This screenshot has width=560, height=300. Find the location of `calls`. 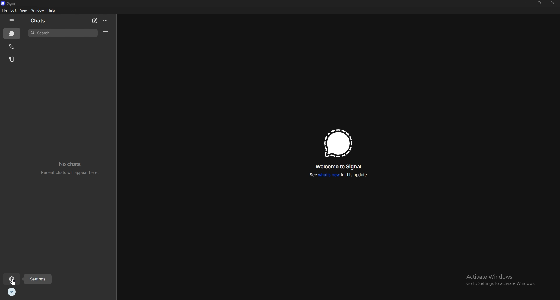

calls is located at coordinates (12, 46).